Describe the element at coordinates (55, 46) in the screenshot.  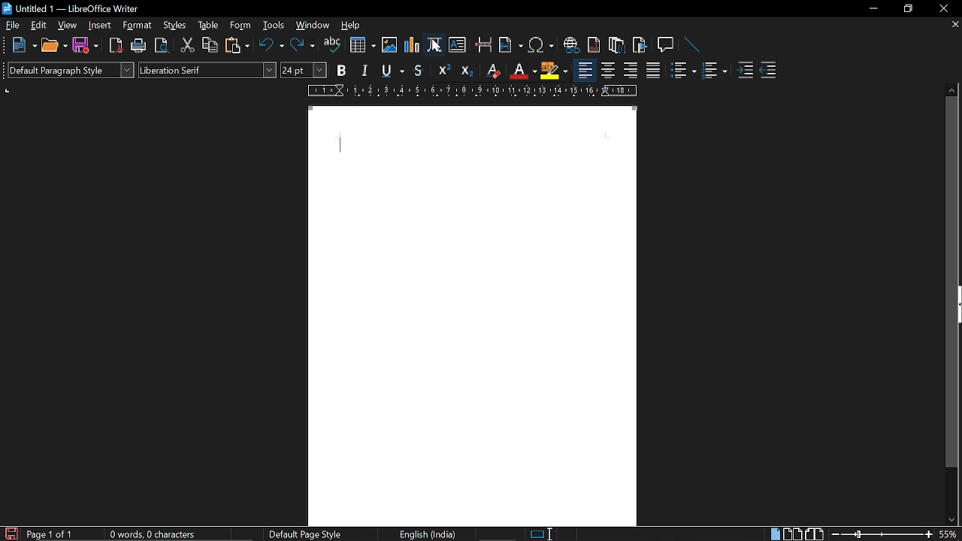
I see `open` at that location.